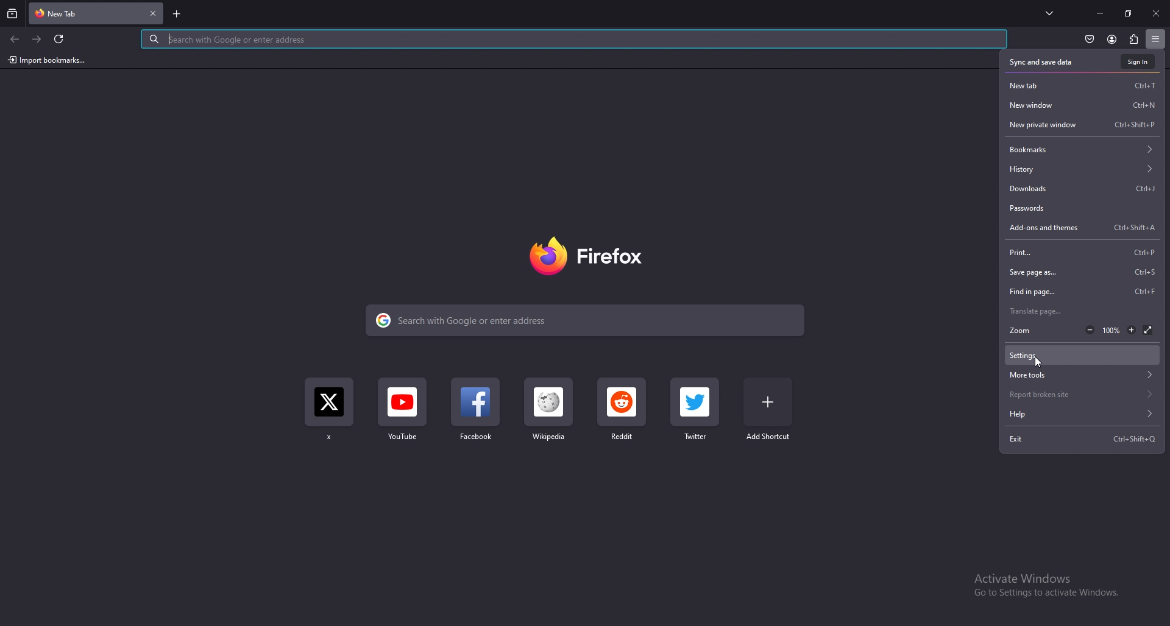 The height and width of the screenshot is (626, 1170). Describe the element at coordinates (1148, 329) in the screenshot. I see `fit to screen` at that location.